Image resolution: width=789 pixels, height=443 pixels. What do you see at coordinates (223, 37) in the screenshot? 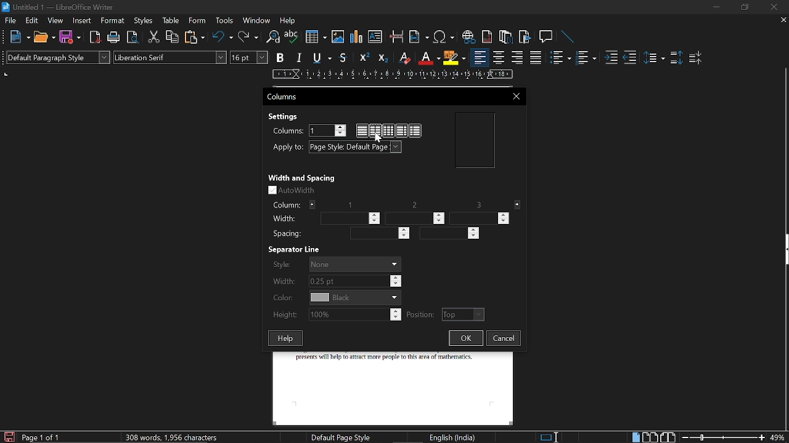
I see `Undo` at bounding box center [223, 37].